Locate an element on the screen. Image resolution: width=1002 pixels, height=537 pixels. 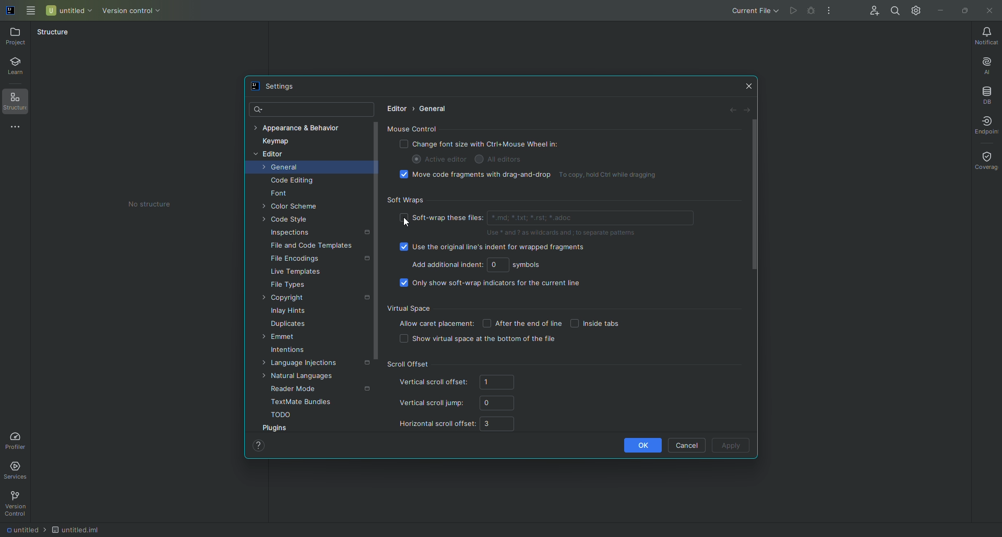
Live Templates is located at coordinates (296, 272).